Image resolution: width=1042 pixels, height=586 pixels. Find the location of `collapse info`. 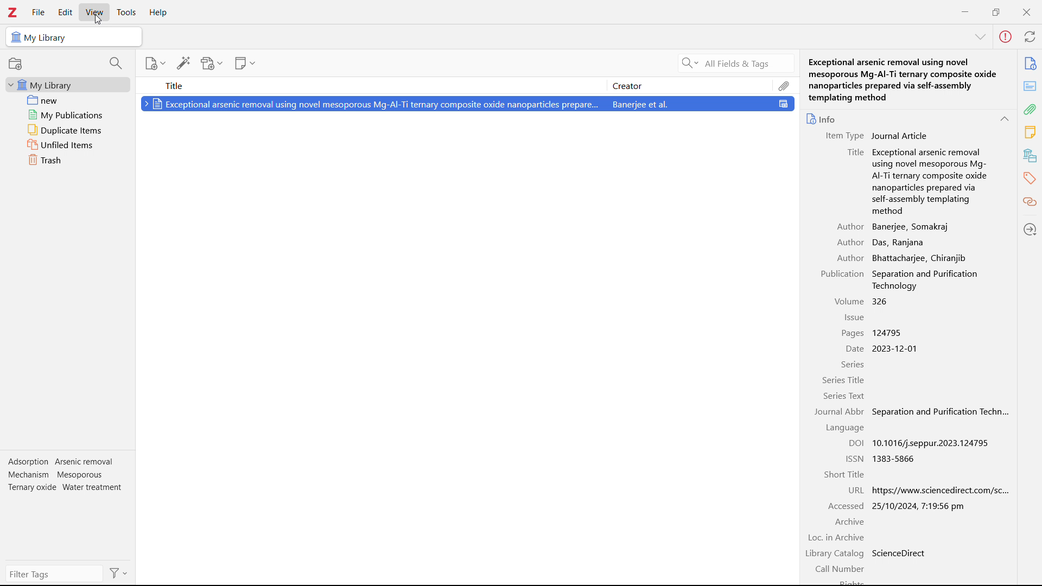

collapse info is located at coordinates (1006, 118).